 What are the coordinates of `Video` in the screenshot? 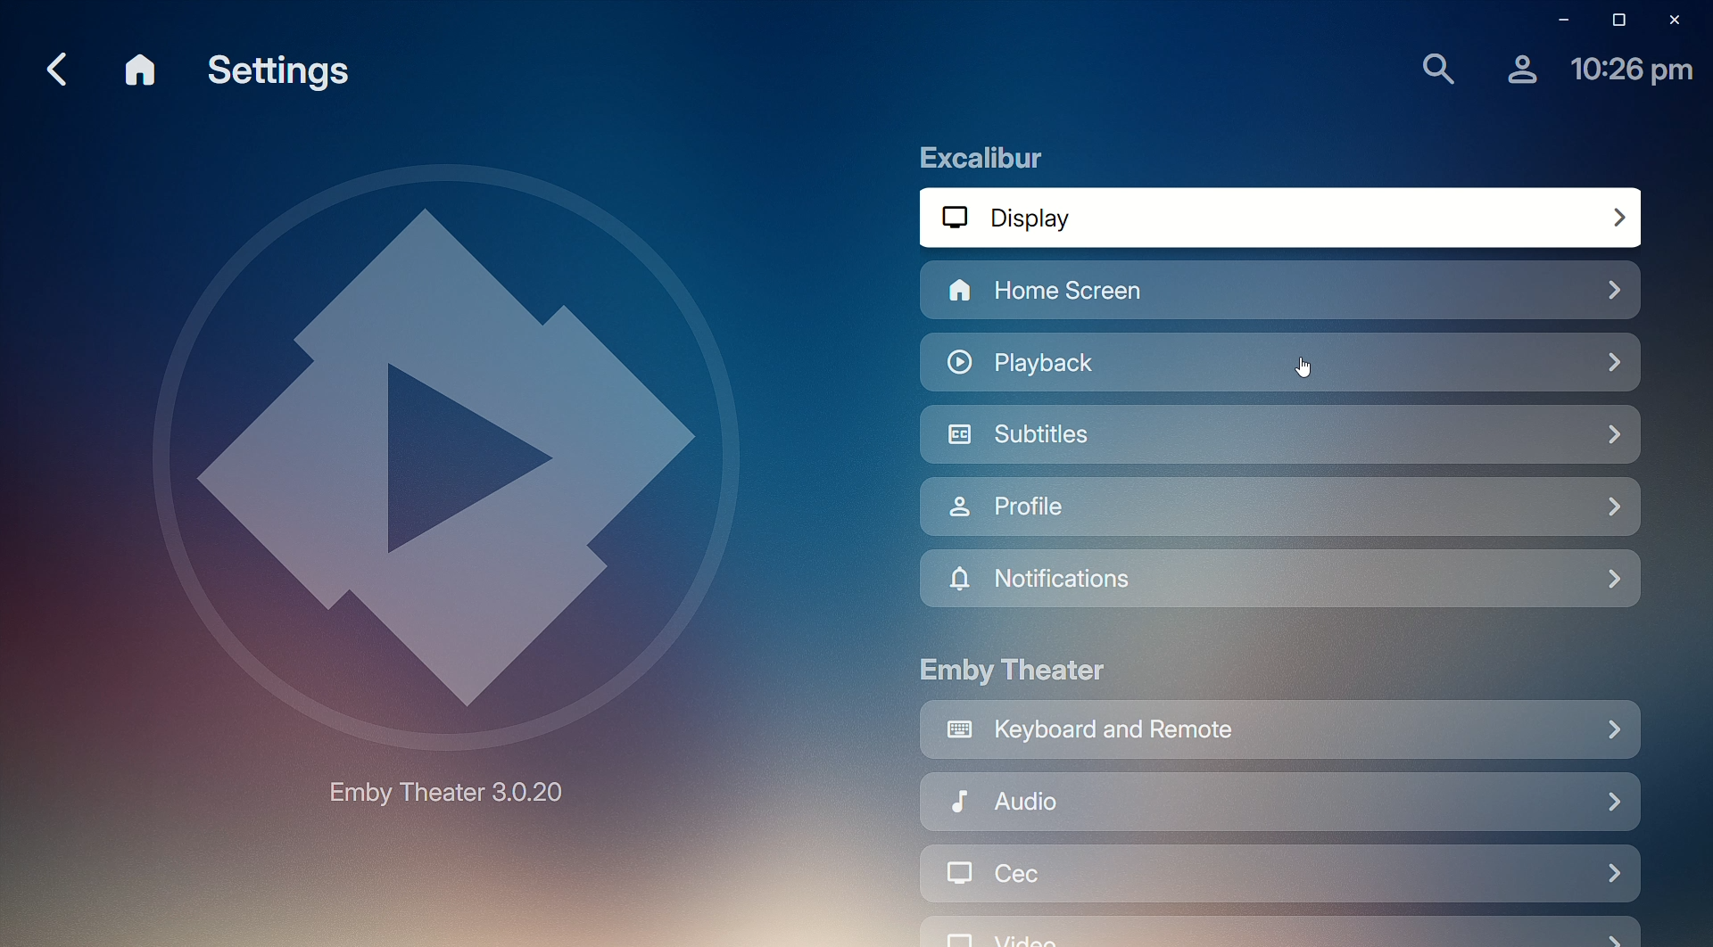 It's located at (1278, 932).